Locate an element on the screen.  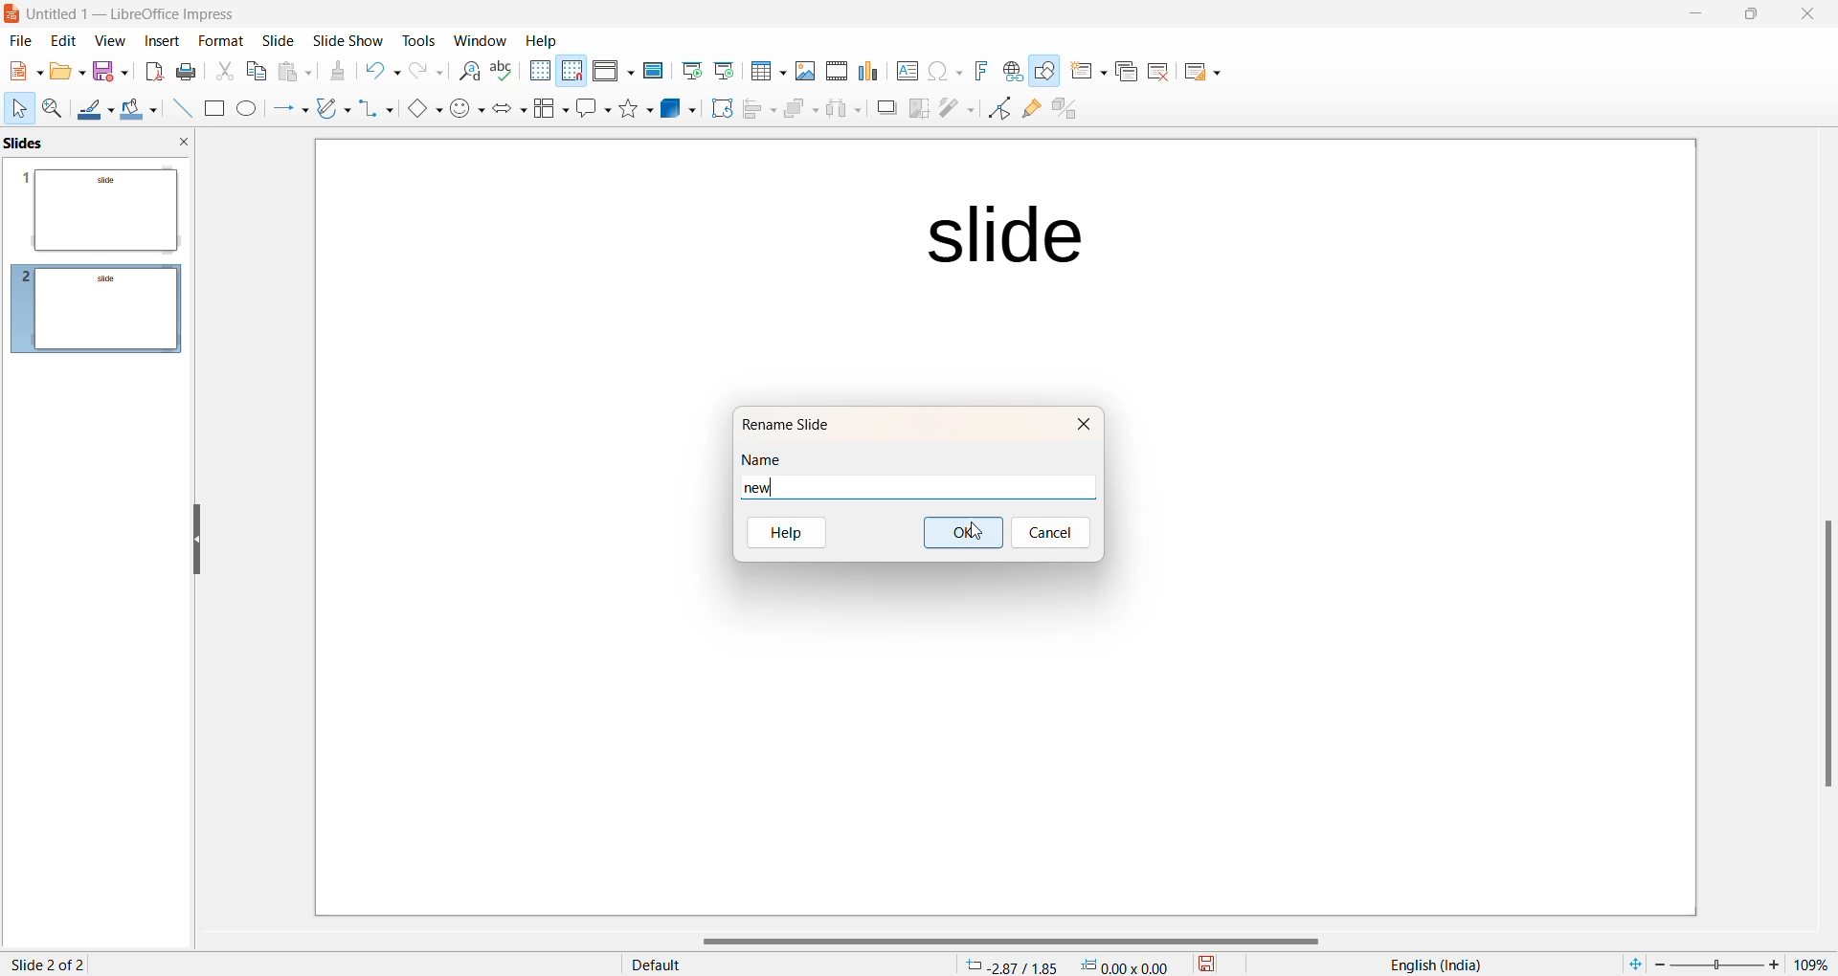
ok is located at coordinates (962, 534).